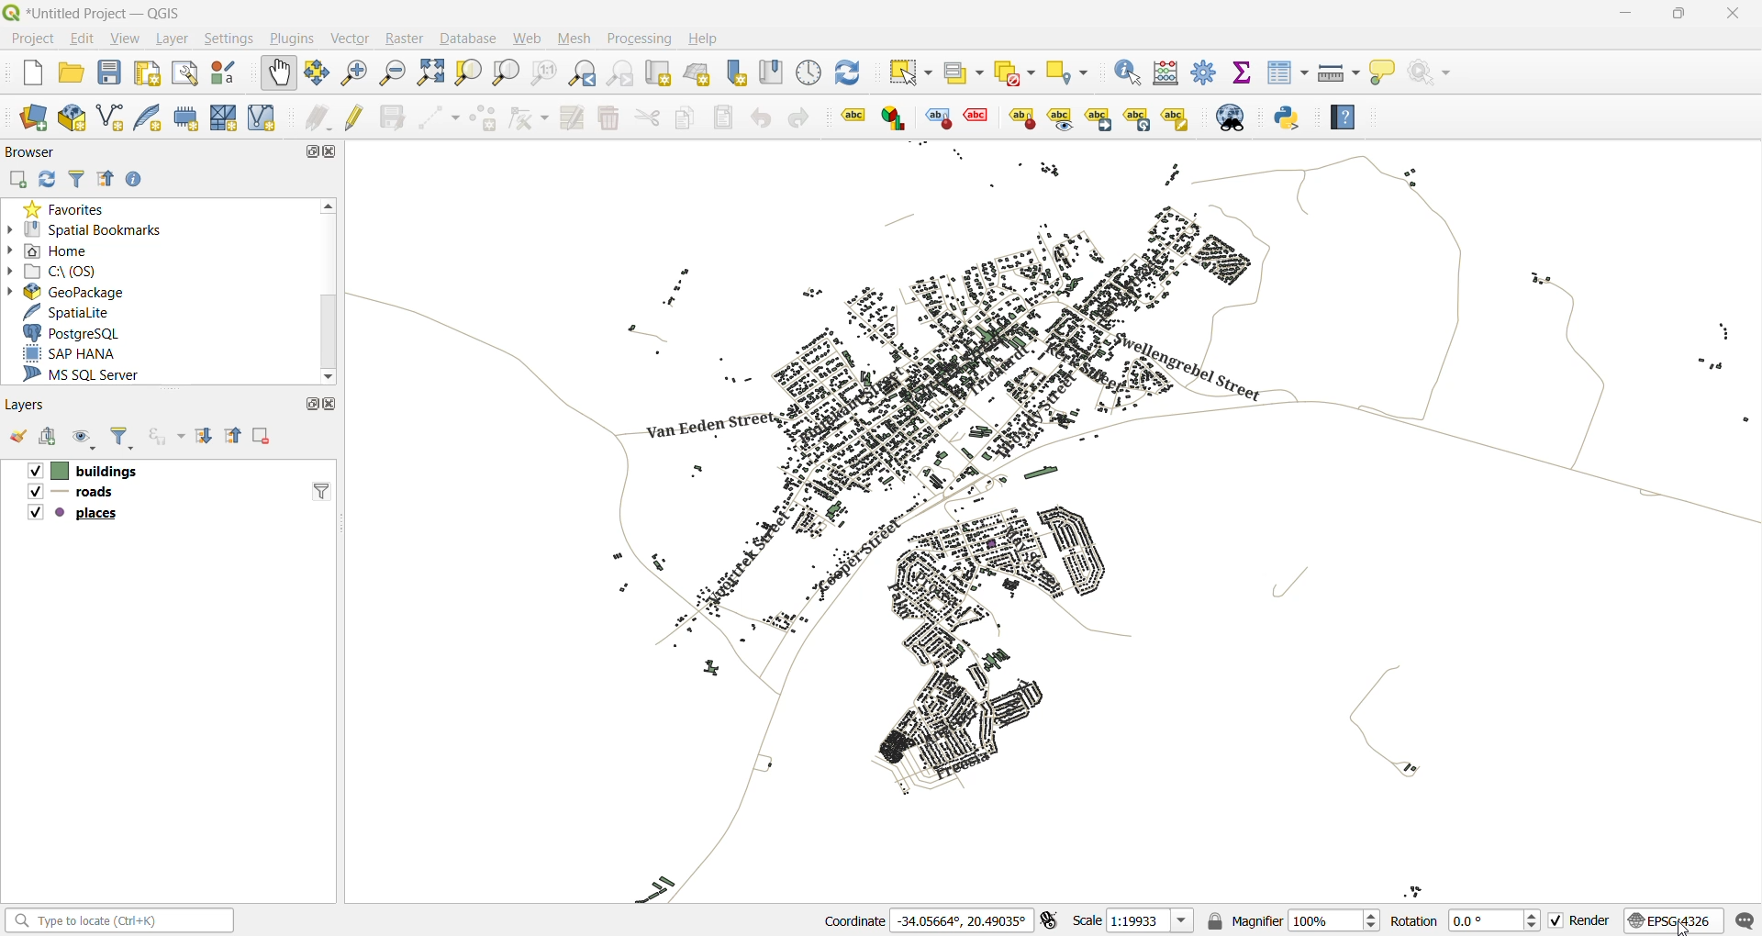  I want to click on show tips, so click(1382, 74).